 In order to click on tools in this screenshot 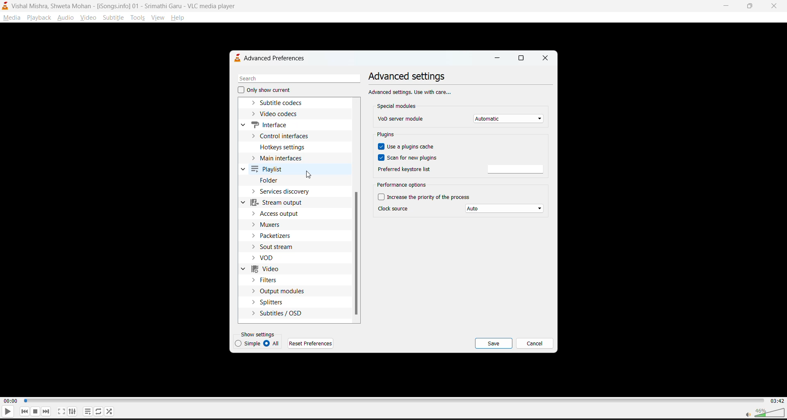, I will do `click(136, 18)`.